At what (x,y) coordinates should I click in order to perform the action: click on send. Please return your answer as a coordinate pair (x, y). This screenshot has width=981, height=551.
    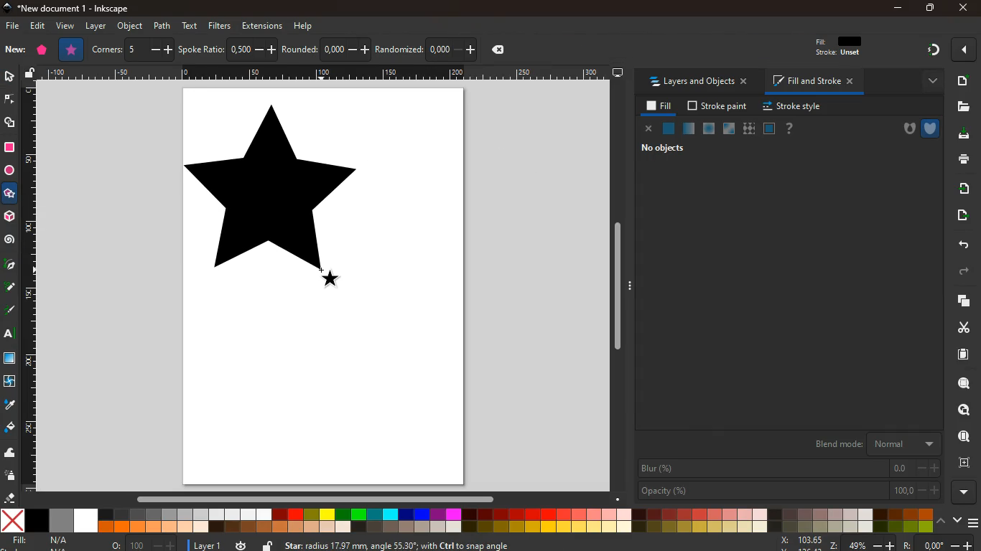
    Looking at the image, I should click on (963, 189).